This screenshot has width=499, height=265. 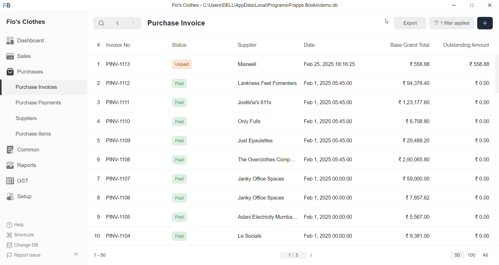 I want to click on 7, so click(x=100, y=178).